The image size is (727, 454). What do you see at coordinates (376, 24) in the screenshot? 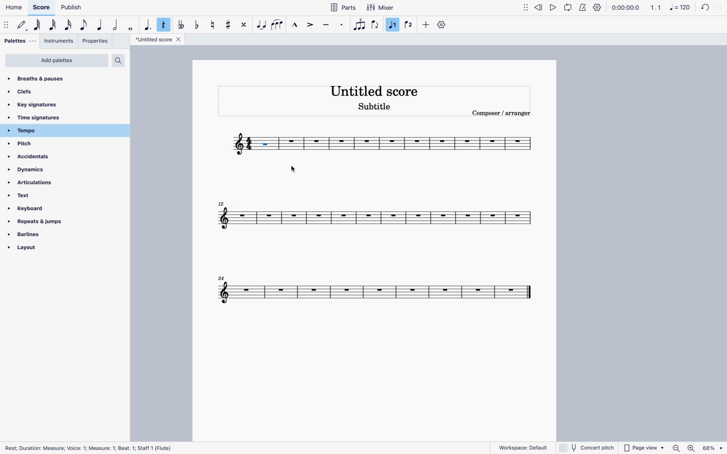
I see `flip direction` at bounding box center [376, 24].